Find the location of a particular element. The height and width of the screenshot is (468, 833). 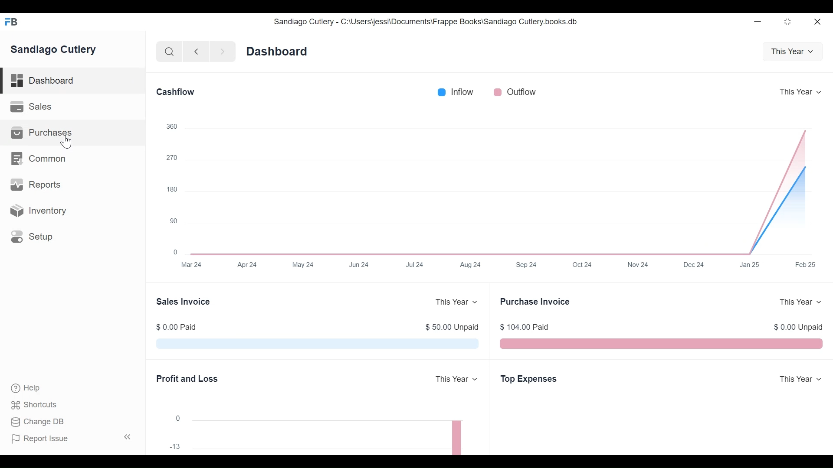

Inflow color bar is located at coordinates (441, 91).